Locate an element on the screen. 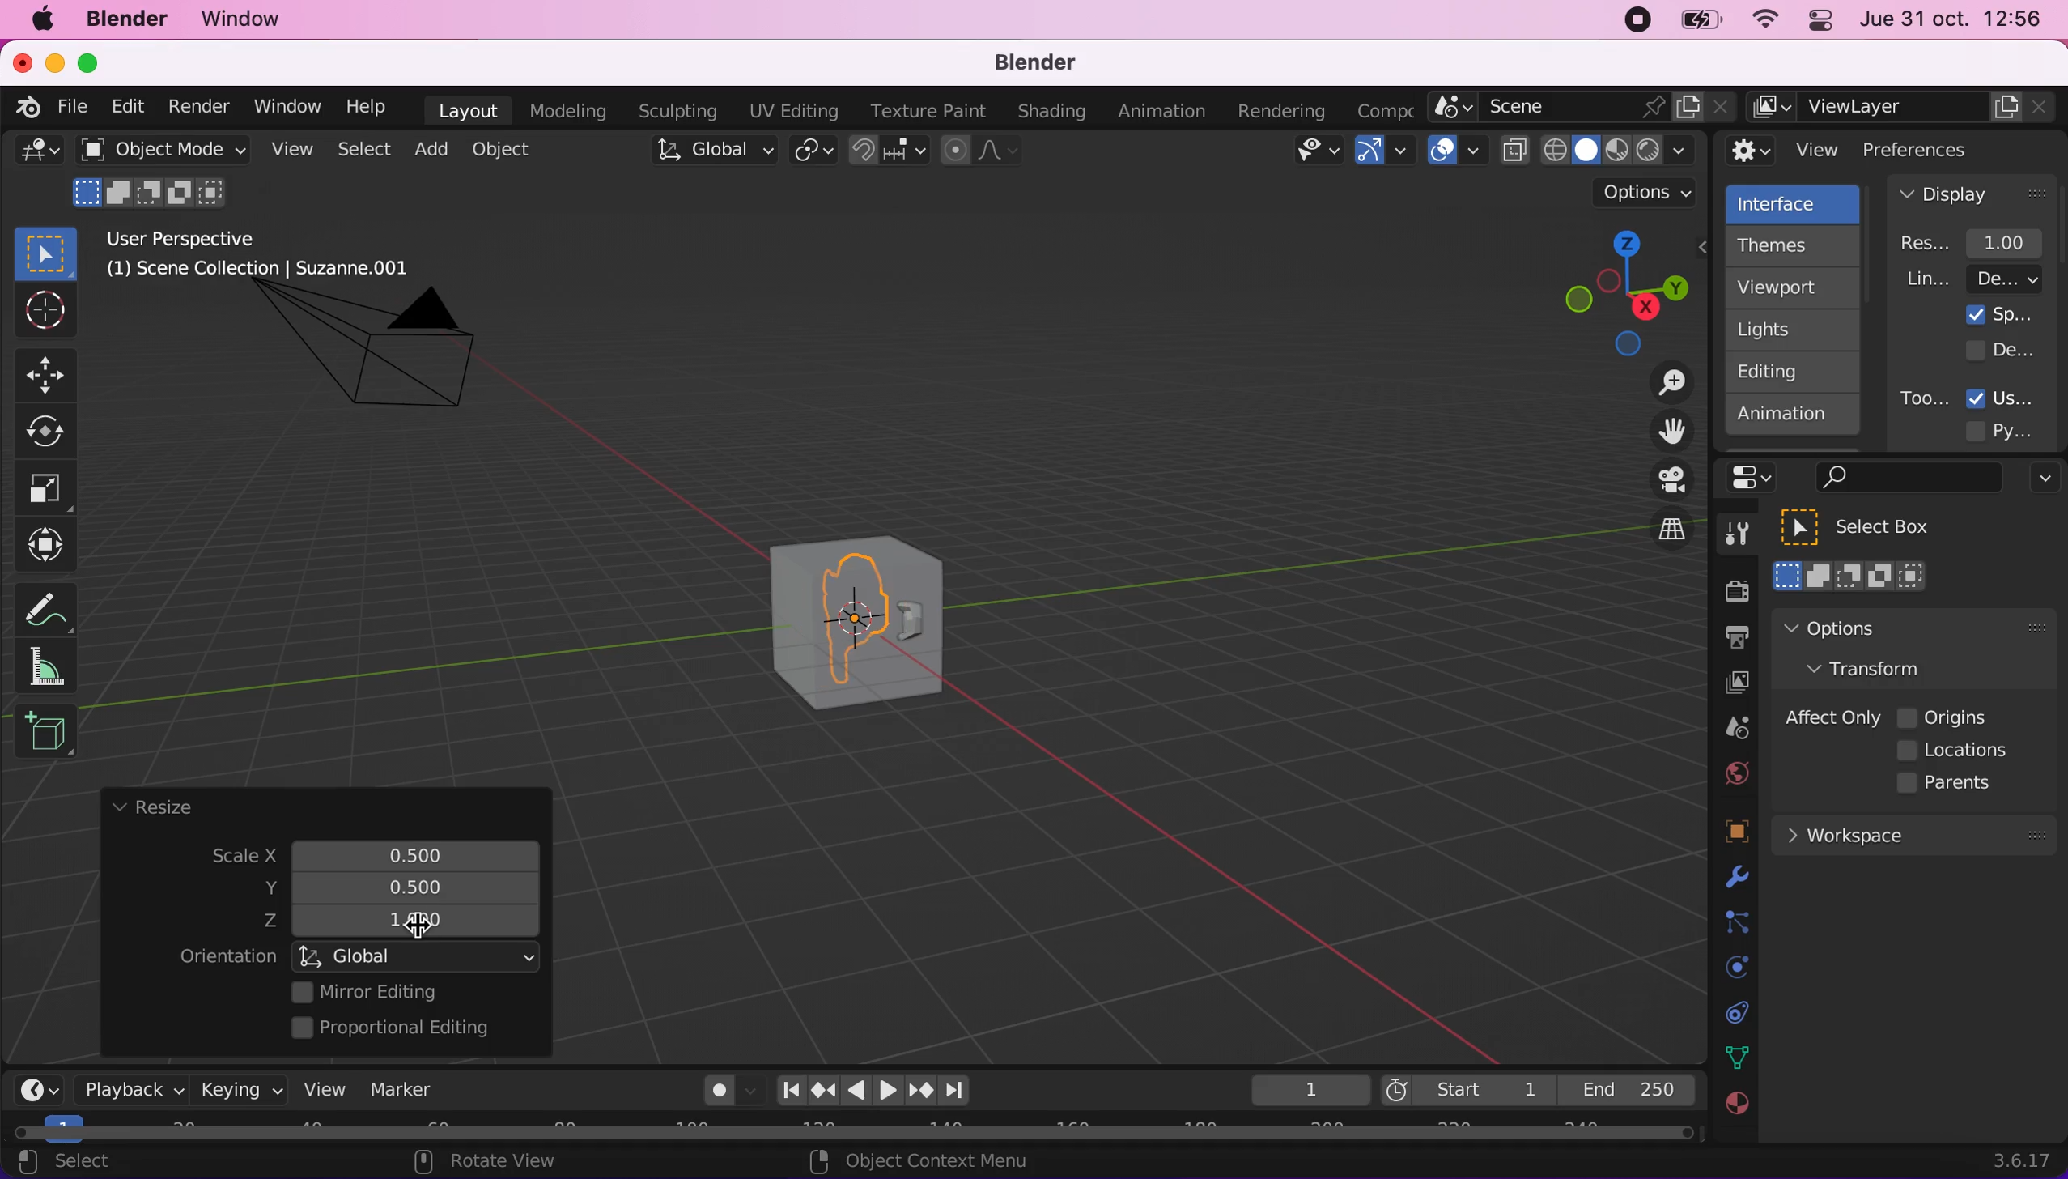  blender is located at coordinates (22, 104).